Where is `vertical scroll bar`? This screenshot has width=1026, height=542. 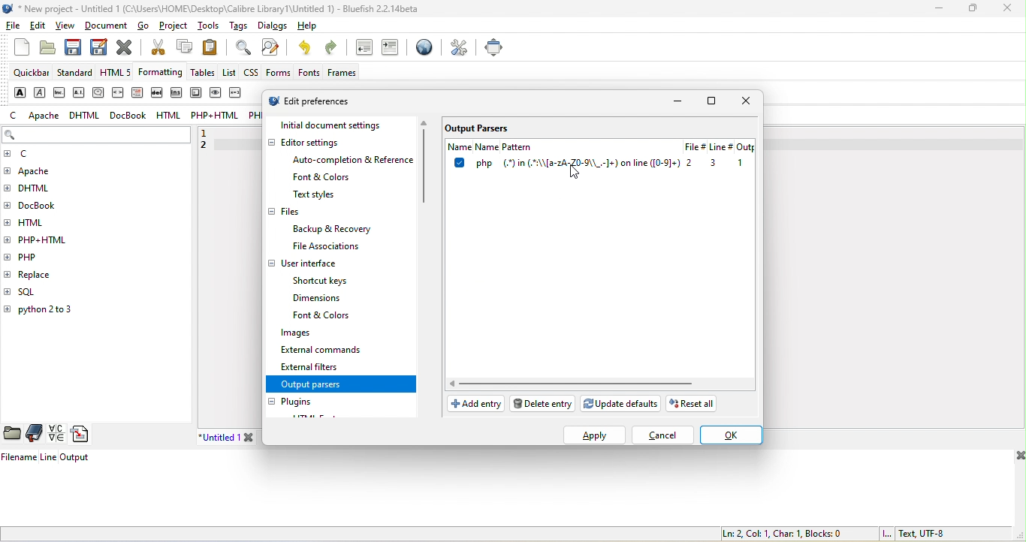
vertical scroll bar is located at coordinates (425, 164).